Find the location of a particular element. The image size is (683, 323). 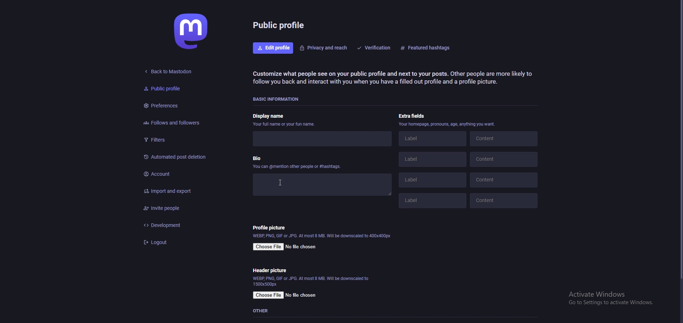

edit profile is located at coordinates (274, 48).